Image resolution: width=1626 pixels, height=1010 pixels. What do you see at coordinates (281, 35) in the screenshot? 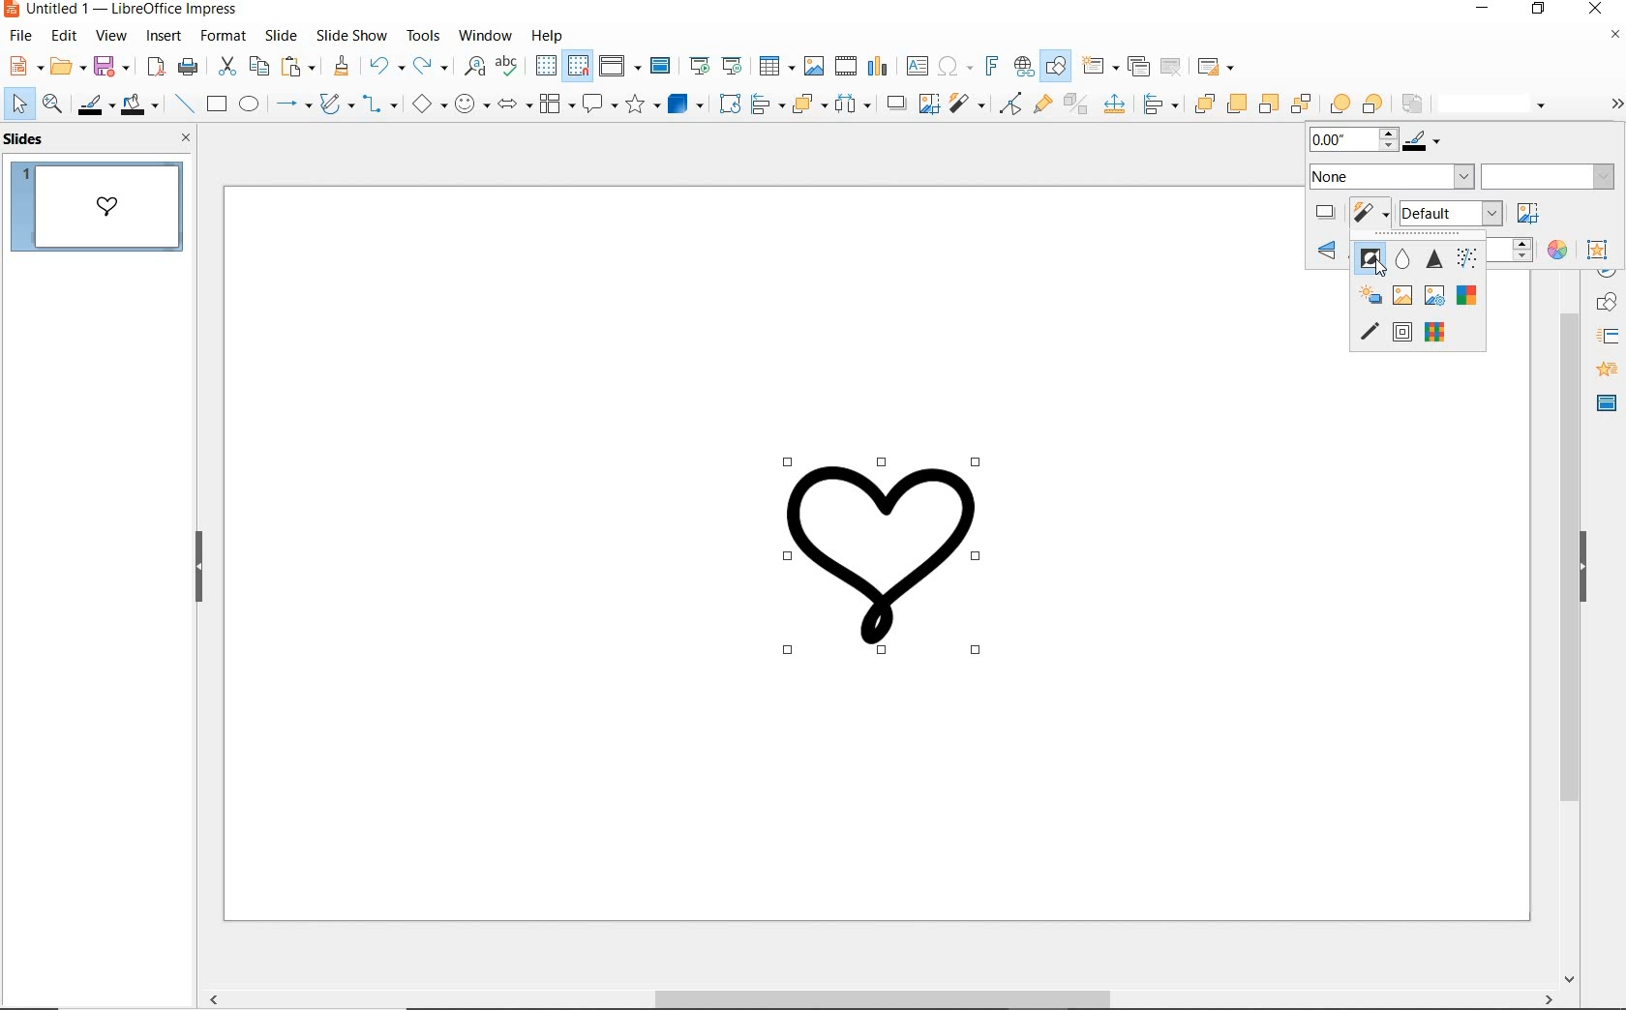
I see `slide` at bounding box center [281, 35].